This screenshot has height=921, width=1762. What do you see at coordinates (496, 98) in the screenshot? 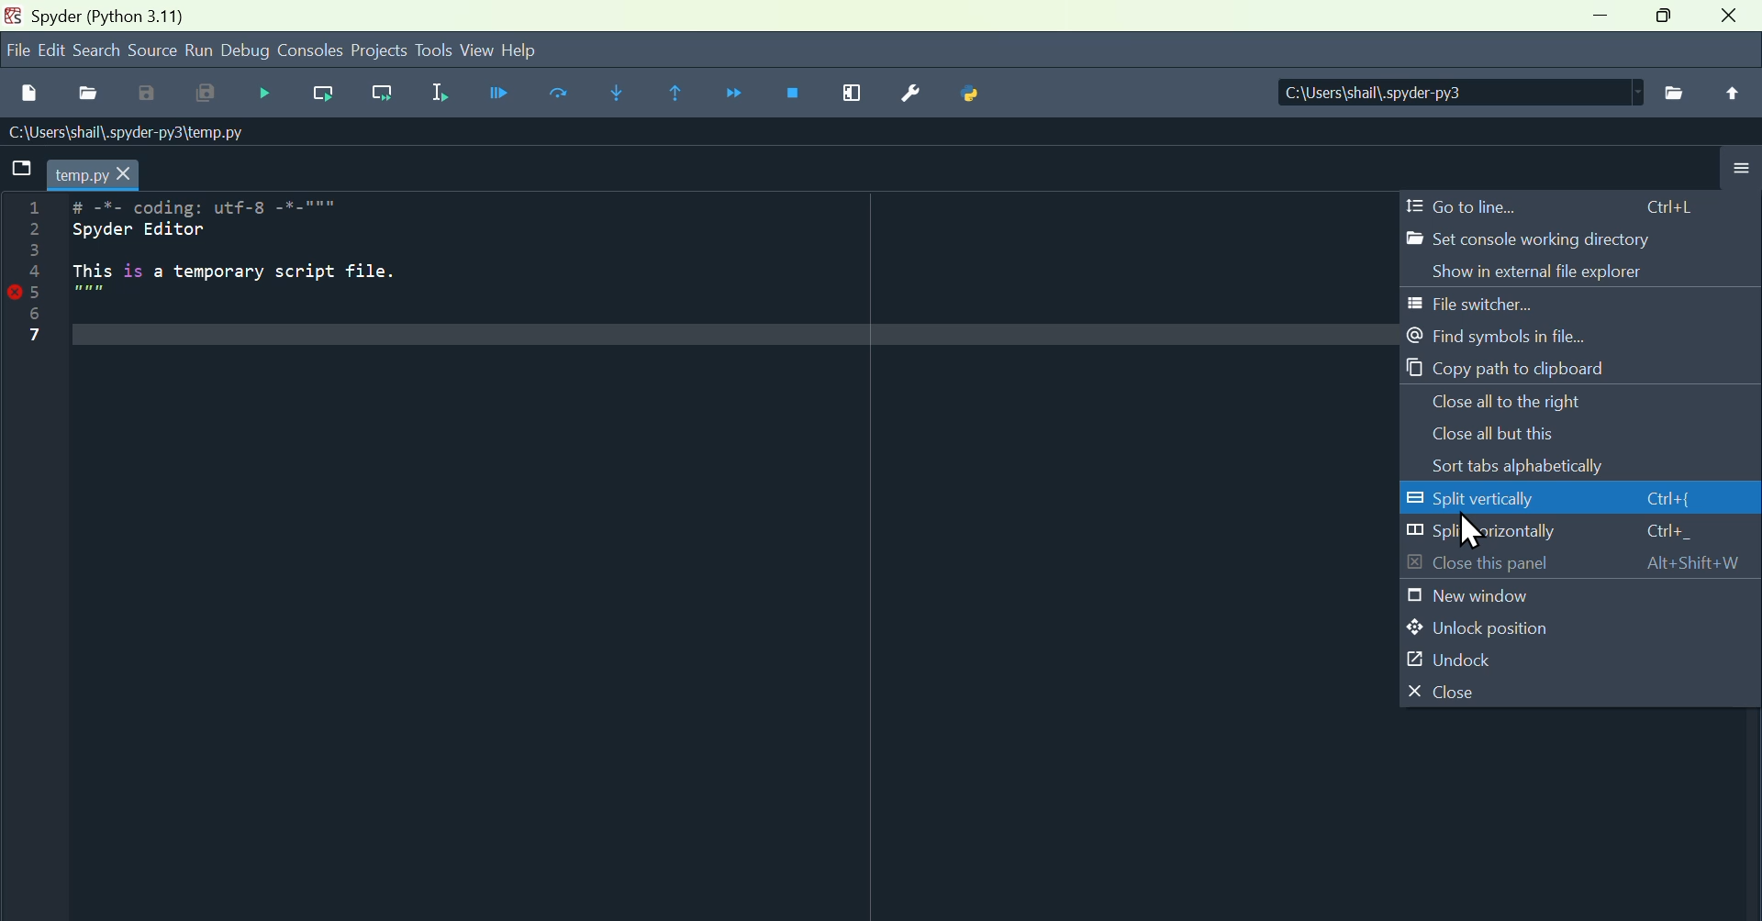
I see `Run file` at bounding box center [496, 98].